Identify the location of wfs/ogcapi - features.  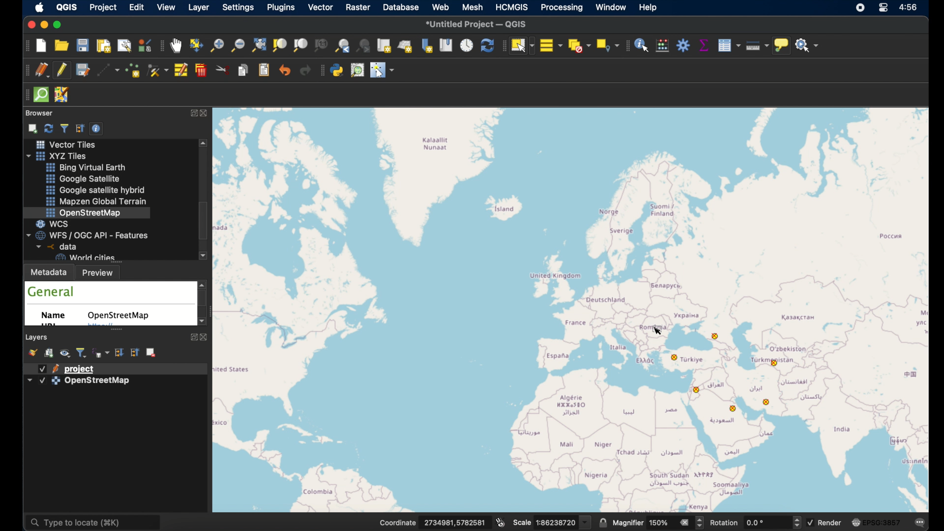
(88, 235).